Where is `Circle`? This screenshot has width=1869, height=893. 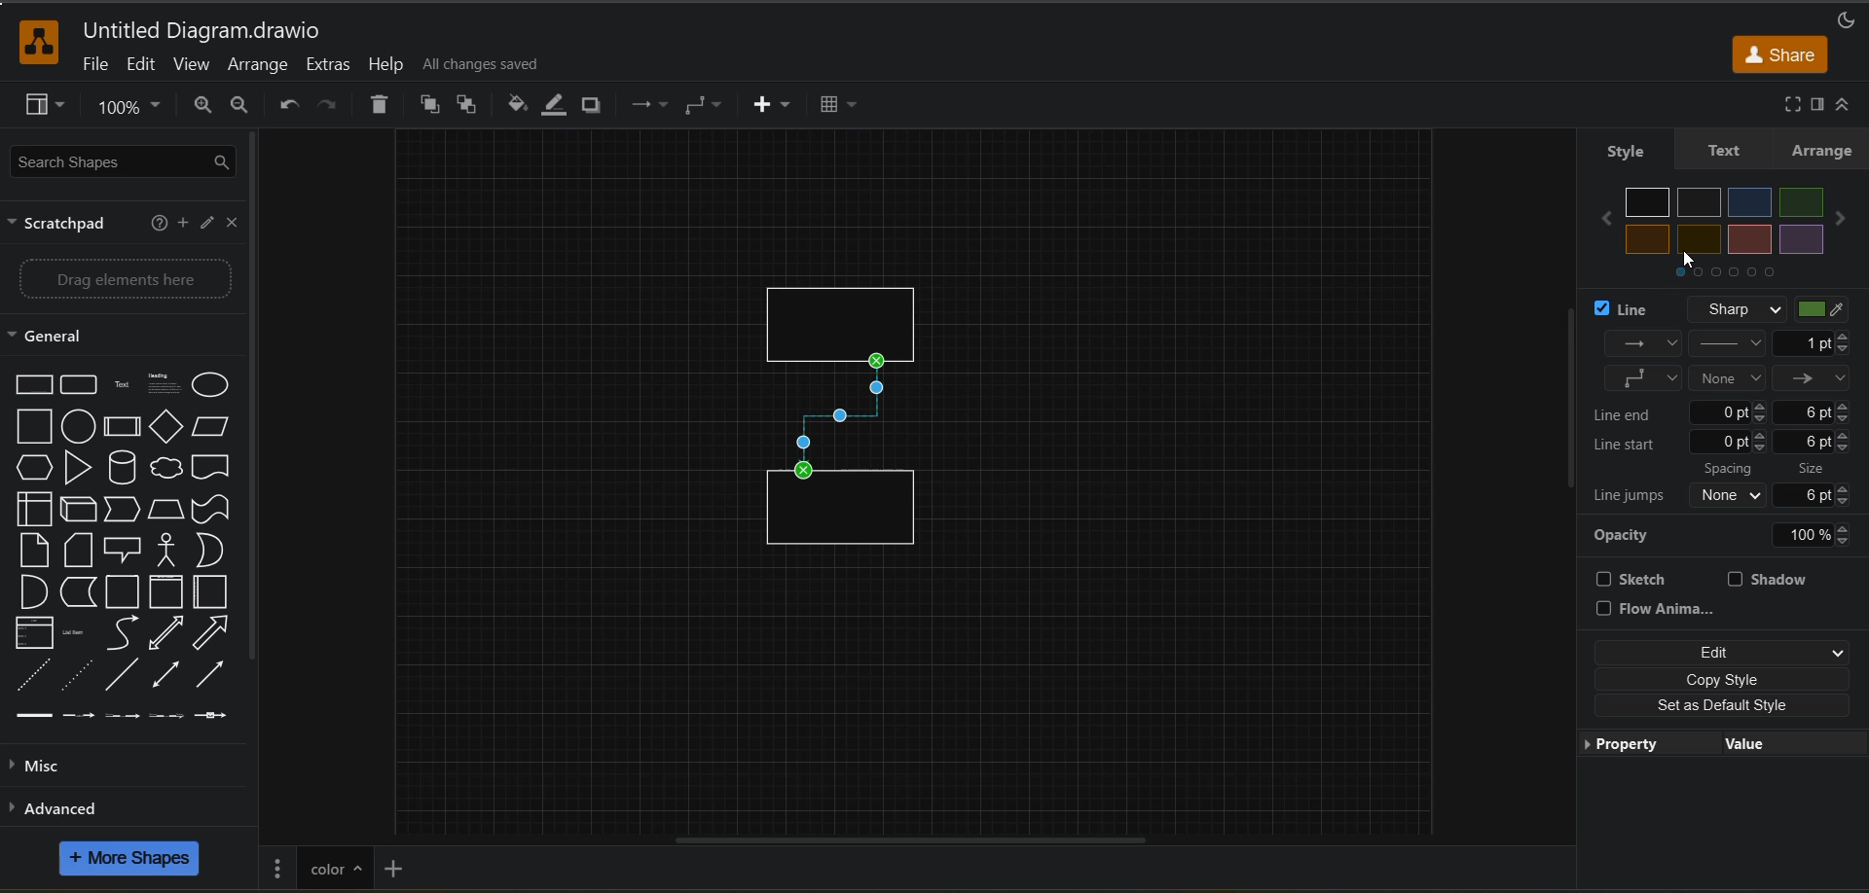
Circle is located at coordinates (78, 427).